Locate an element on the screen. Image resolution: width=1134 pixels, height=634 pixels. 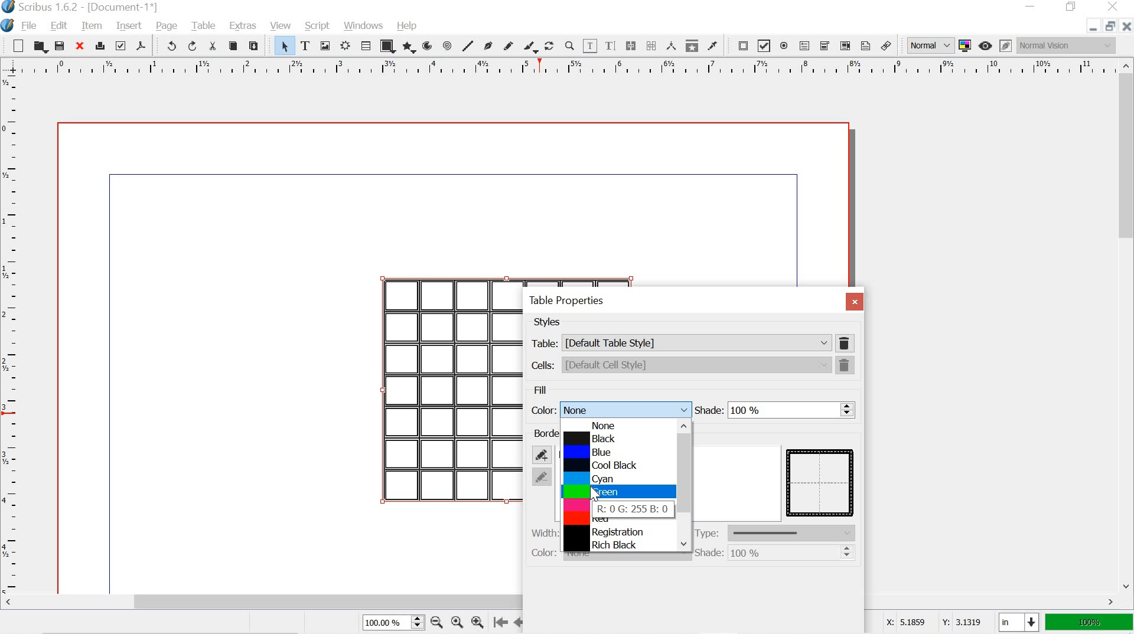
insert is located at coordinates (128, 24).